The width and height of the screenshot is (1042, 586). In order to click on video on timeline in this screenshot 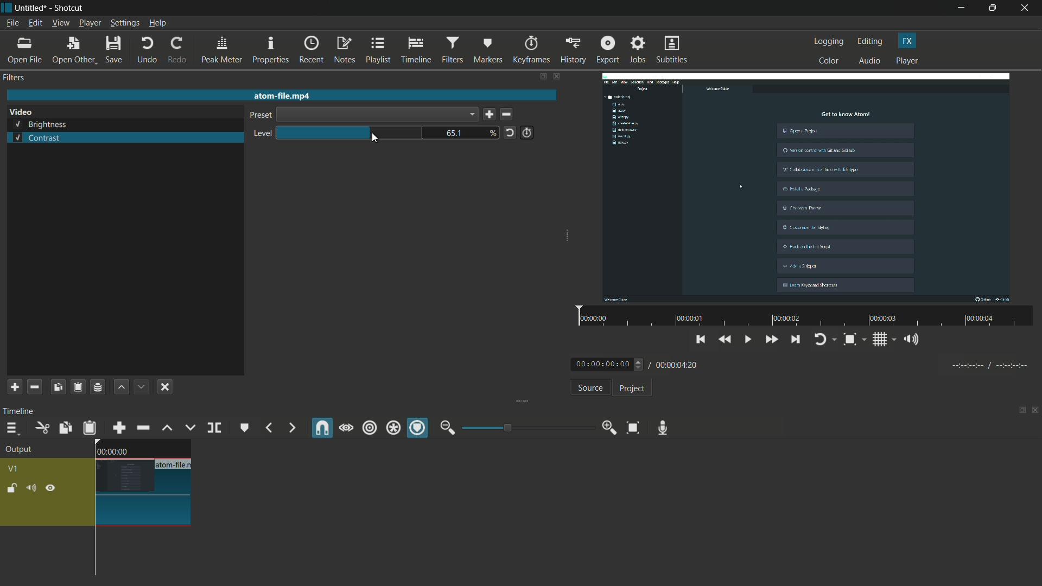, I will do `click(142, 482)`.